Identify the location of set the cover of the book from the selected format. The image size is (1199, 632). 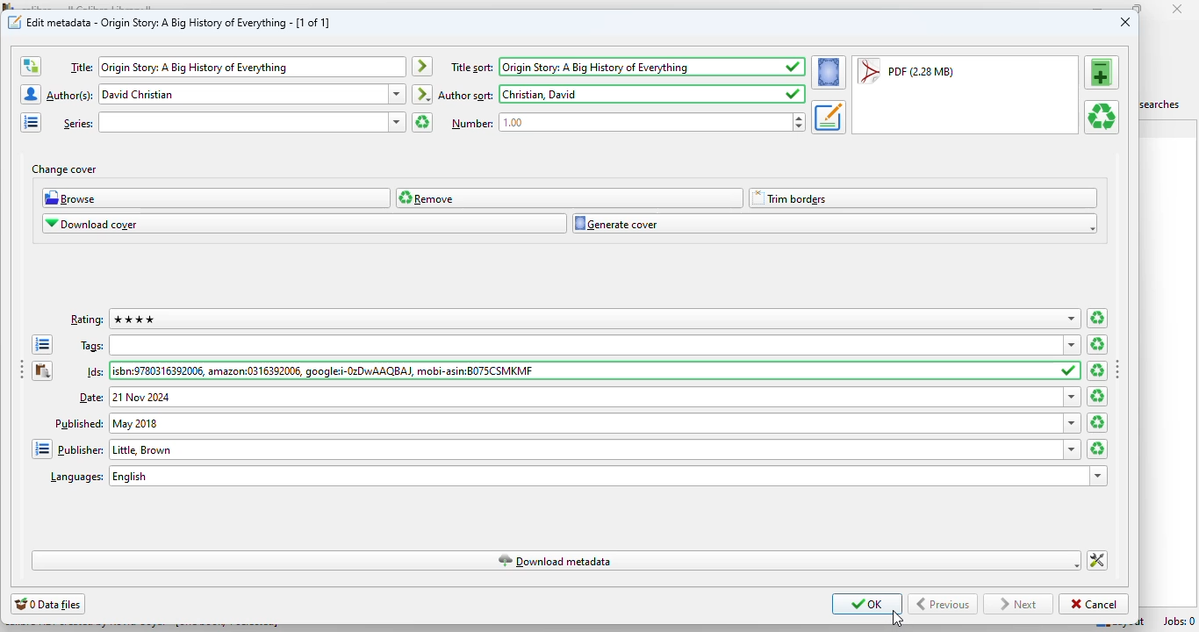
(829, 72).